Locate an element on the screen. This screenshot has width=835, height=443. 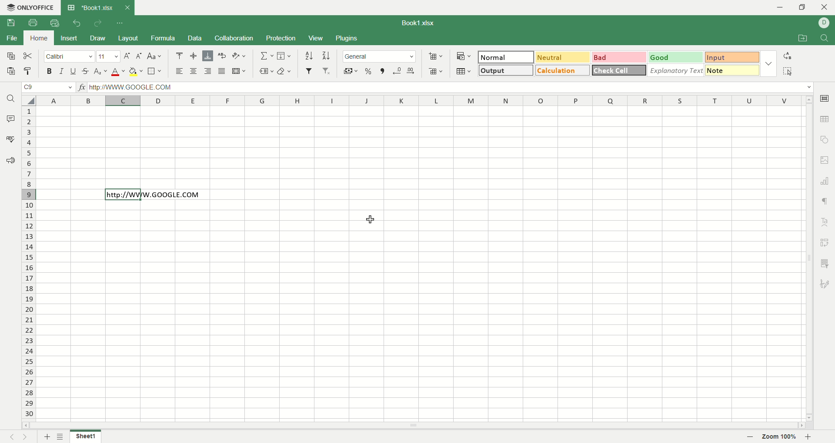
underline is located at coordinates (73, 71).